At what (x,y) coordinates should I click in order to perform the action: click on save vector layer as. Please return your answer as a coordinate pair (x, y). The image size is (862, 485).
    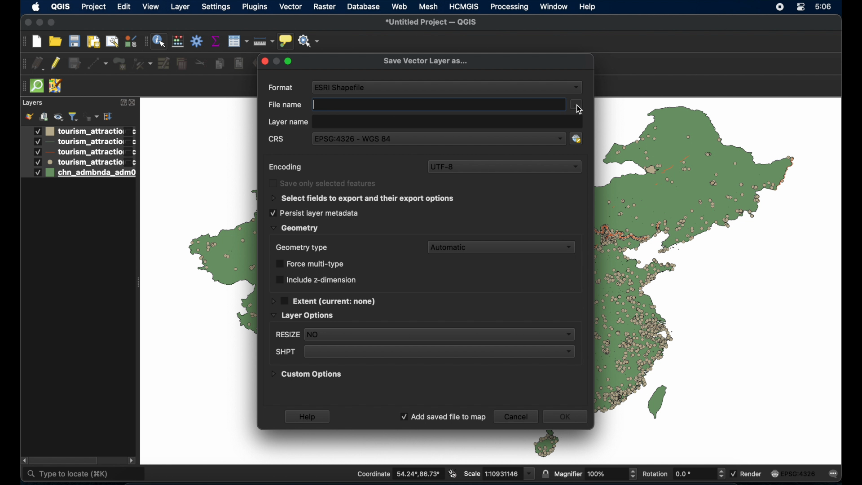
    Looking at the image, I should click on (425, 62).